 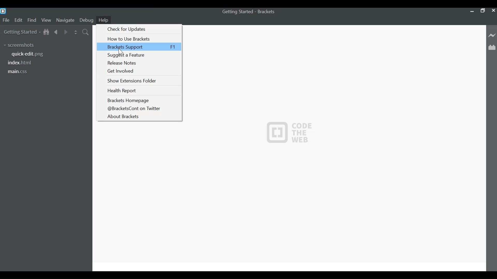 What do you see at coordinates (21, 71) in the screenshot?
I see `main css File` at bounding box center [21, 71].